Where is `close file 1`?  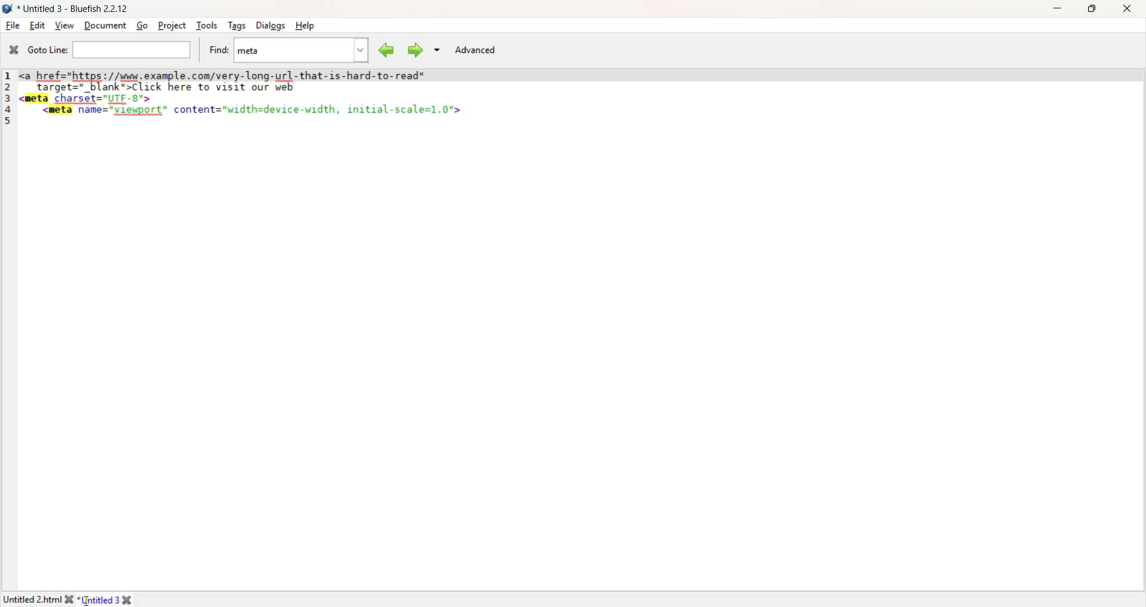
close file 1 is located at coordinates (67, 599).